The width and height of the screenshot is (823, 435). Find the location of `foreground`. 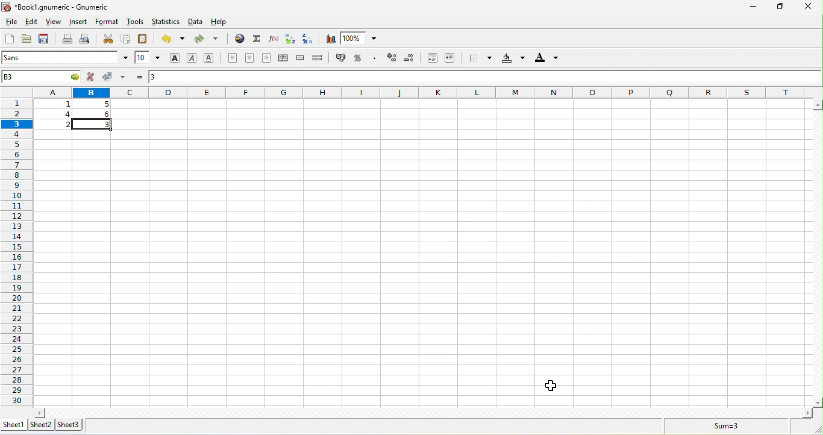

foreground is located at coordinates (545, 59).